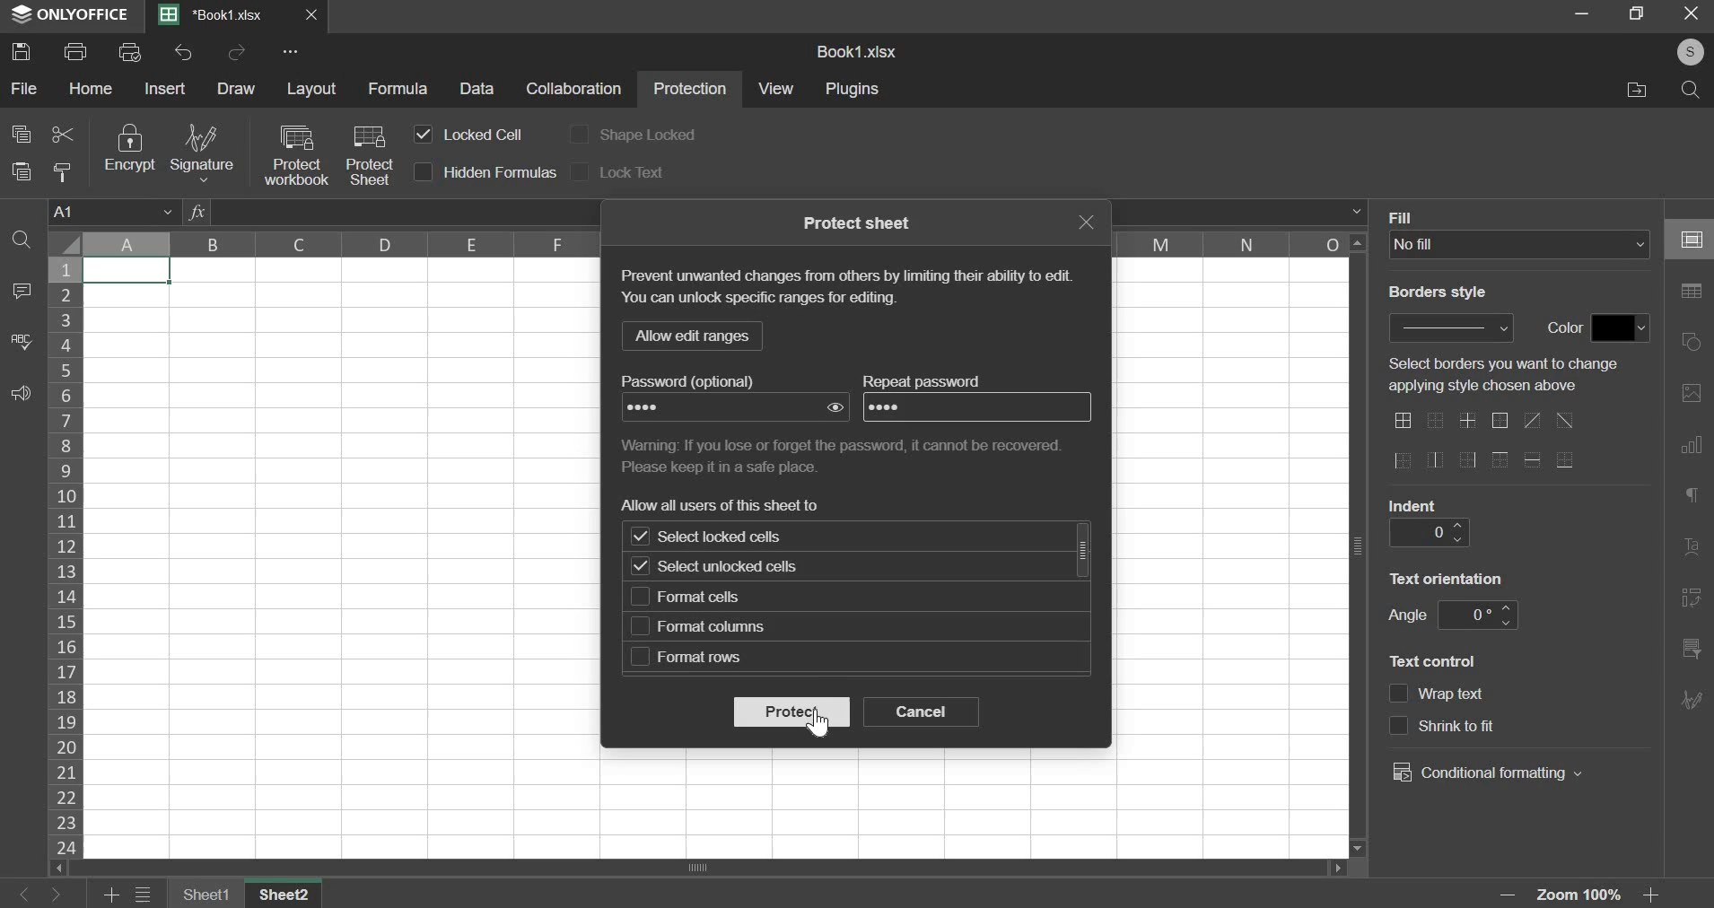  Describe the element at coordinates (640, 626) in the screenshot. I see `checkbox` at that location.